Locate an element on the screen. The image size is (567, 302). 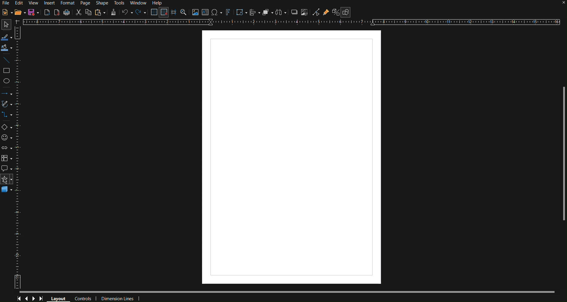
Horizontal Ruler is located at coordinates (291, 24).